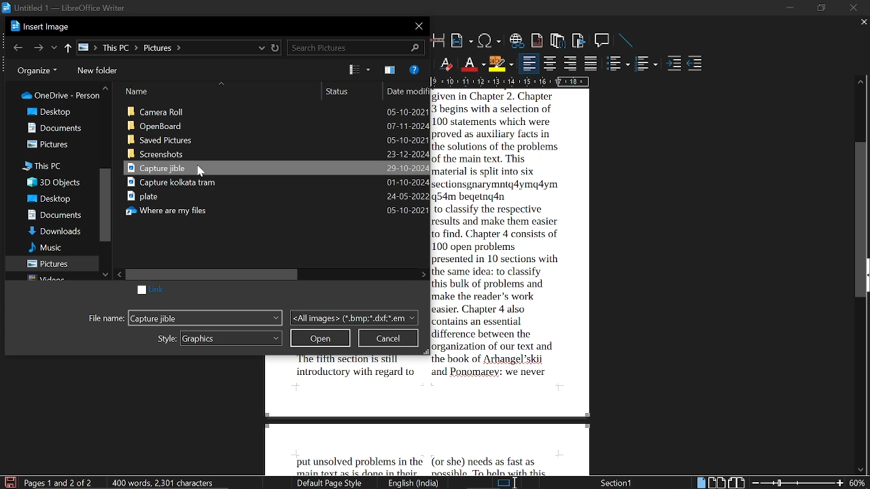  I want to click on insert hyperlink, so click(517, 41).